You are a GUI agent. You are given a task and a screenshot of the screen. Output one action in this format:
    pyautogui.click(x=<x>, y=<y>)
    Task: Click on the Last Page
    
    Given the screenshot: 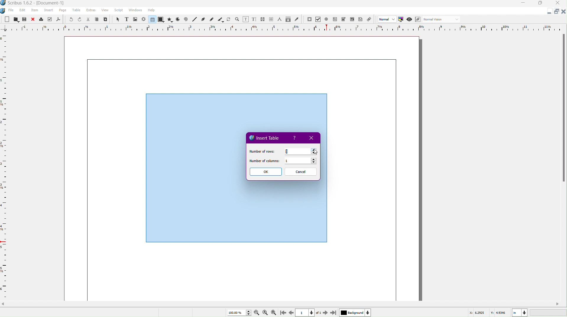 What is the action you would take?
    pyautogui.click(x=334, y=312)
    